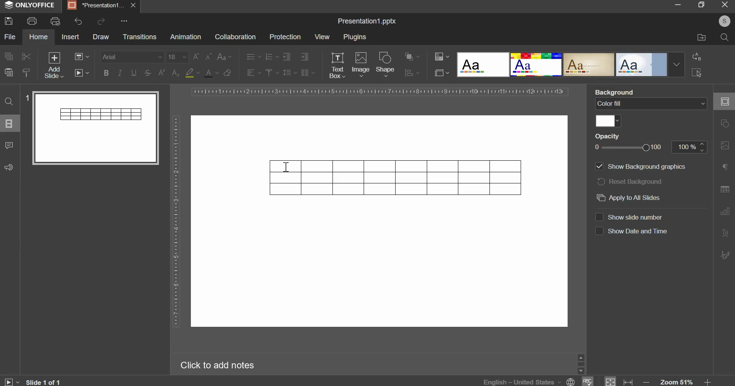 The image size is (735, 386). I want to click on table, so click(396, 178).